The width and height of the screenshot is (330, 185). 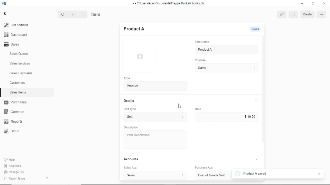 I want to click on Sales Payments, so click(x=21, y=73).